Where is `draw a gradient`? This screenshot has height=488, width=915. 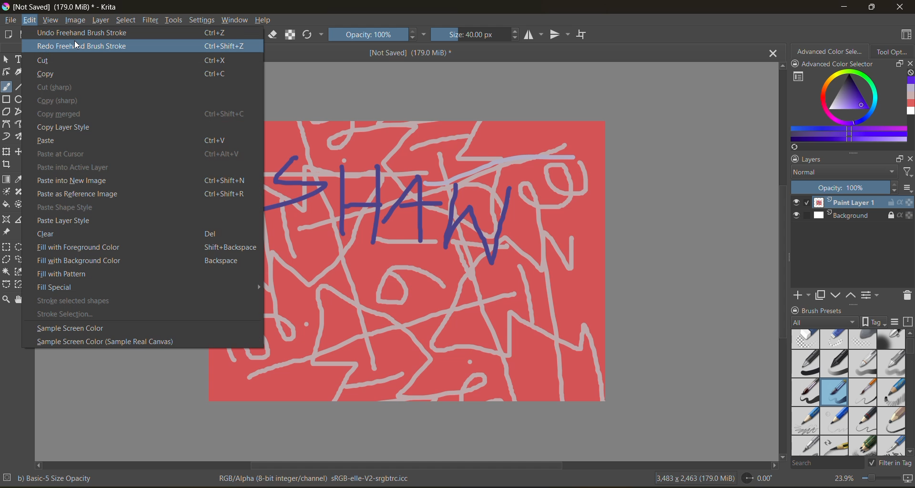
draw a gradient is located at coordinates (7, 179).